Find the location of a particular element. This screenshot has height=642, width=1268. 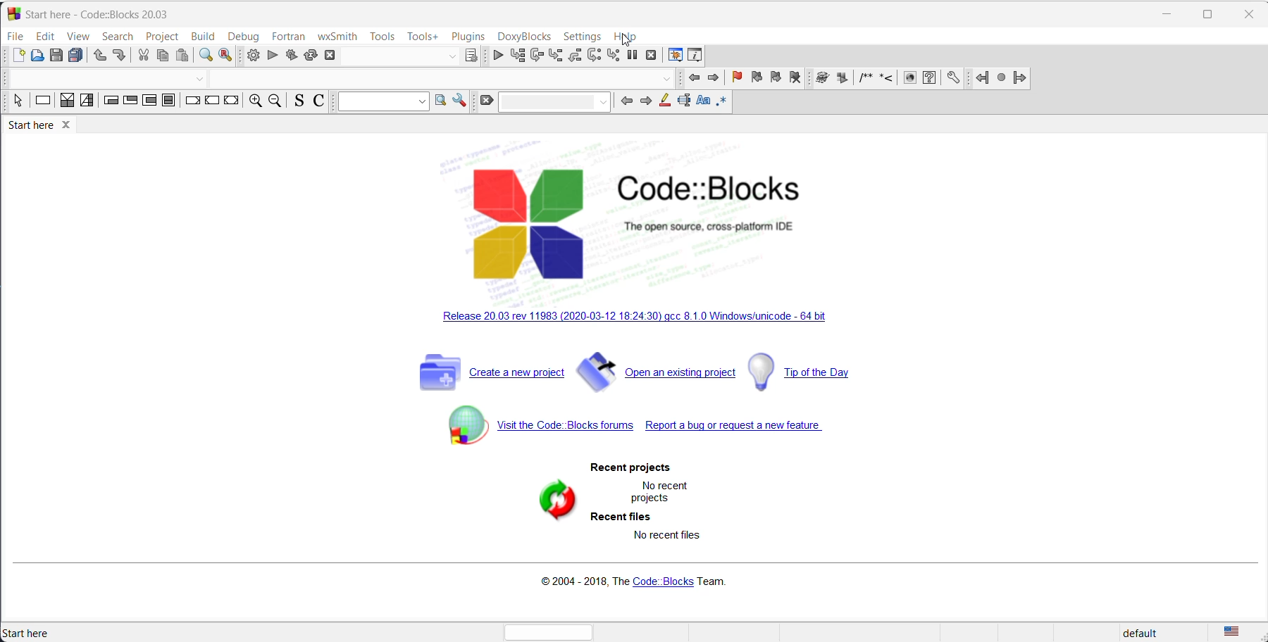

recent files is located at coordinates (621, 517).